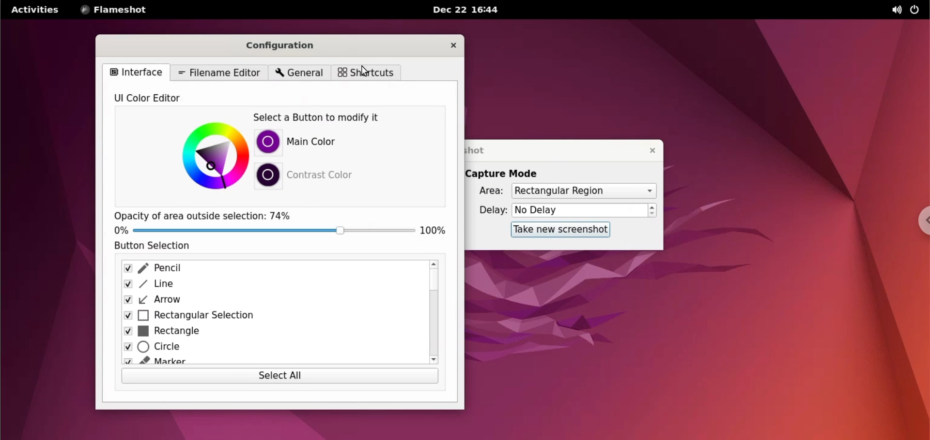  What do you see at coordinates (322, 115) in the screenshot?
I see `select a button to modify it ` at bounding box center [322, 115].